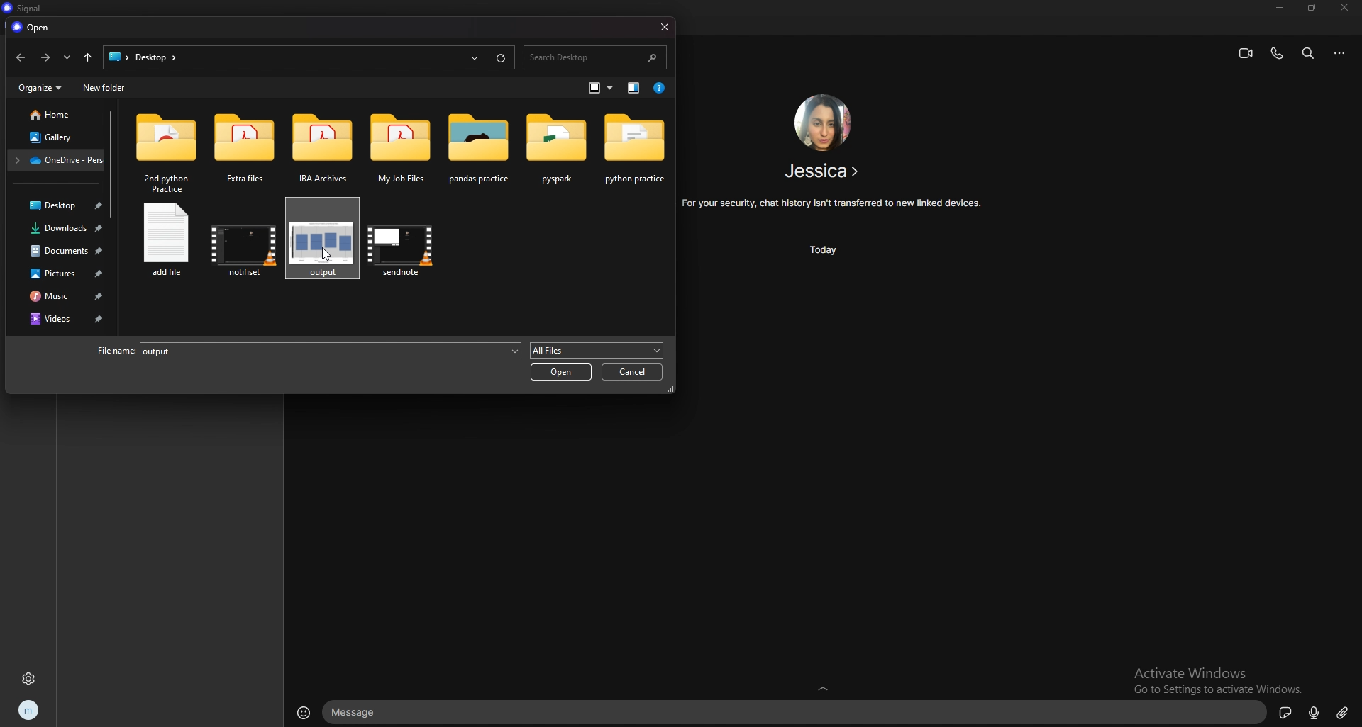 The image size is (1362, 727). Describe the element at coordinates (1244, 55) in the screenshot. I see `video call` at that location.